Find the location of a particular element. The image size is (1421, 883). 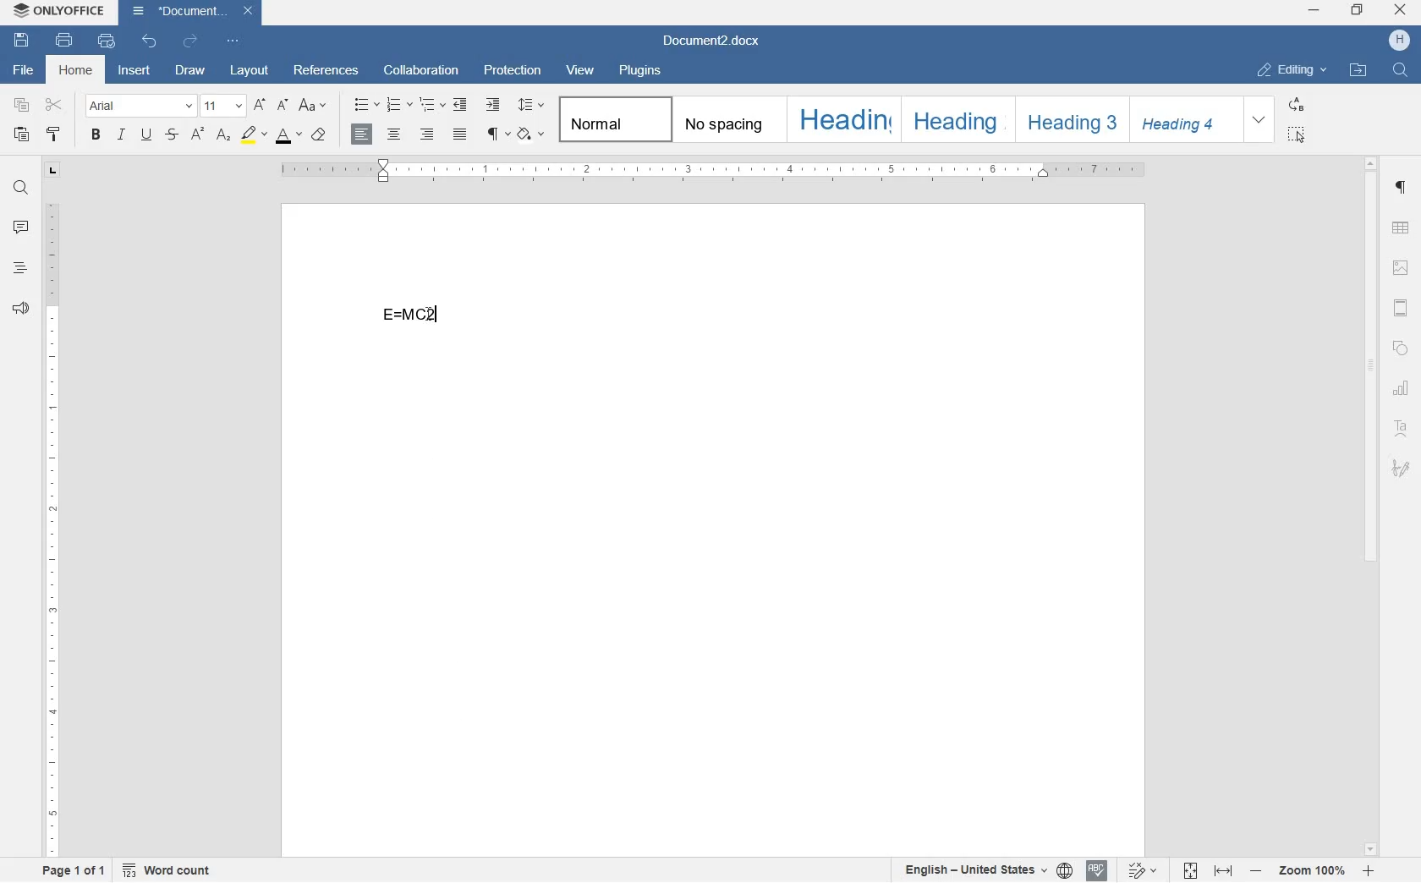

ruler is located at coordinates (713, 171).